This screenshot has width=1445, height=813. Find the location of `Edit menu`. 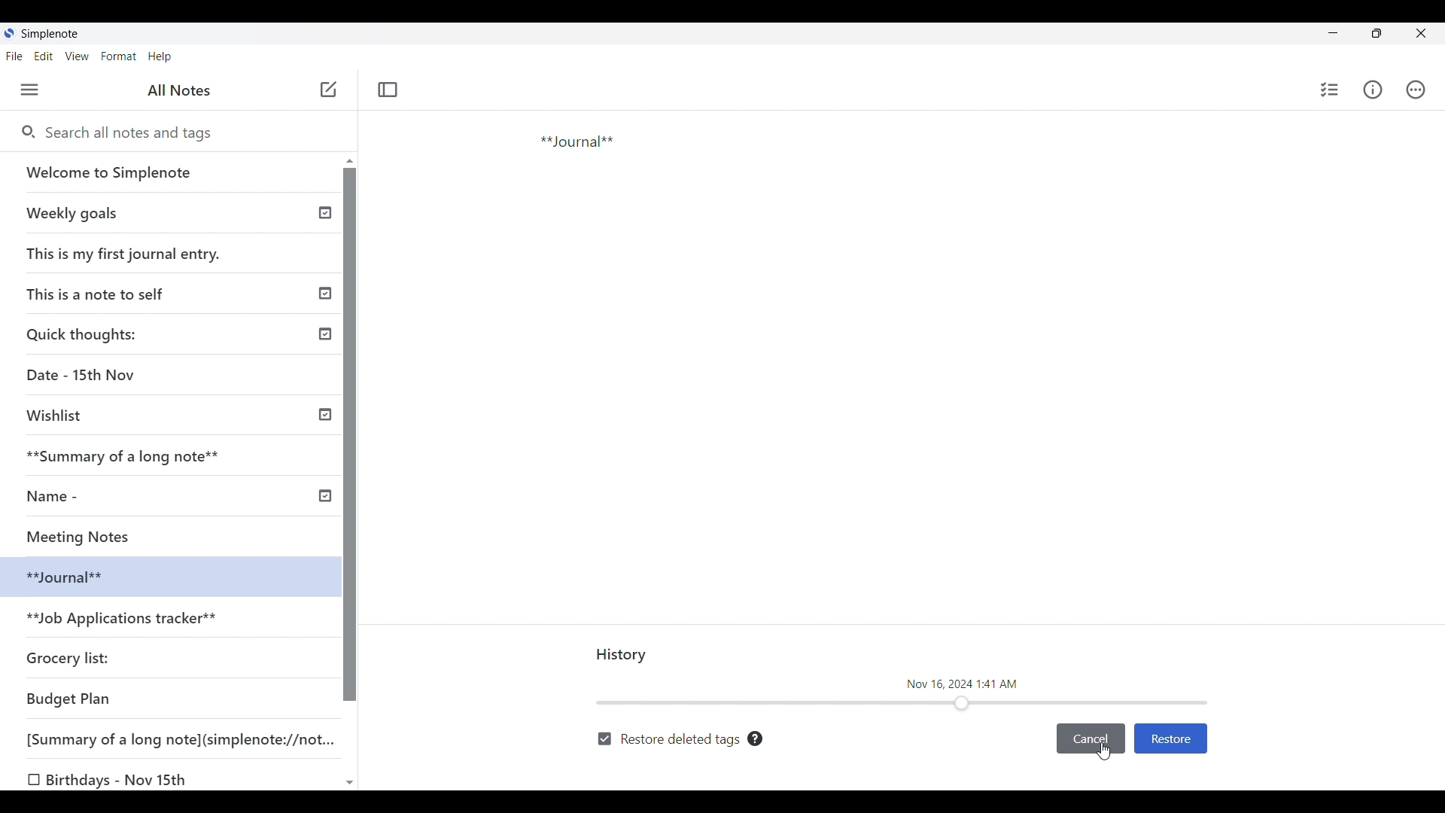

Edit menu is located at coordinates (44, 56).